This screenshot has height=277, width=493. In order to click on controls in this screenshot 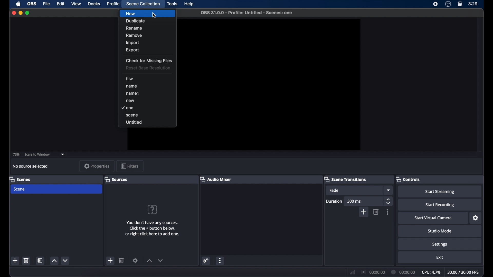, I will do `click(408, 179)`.